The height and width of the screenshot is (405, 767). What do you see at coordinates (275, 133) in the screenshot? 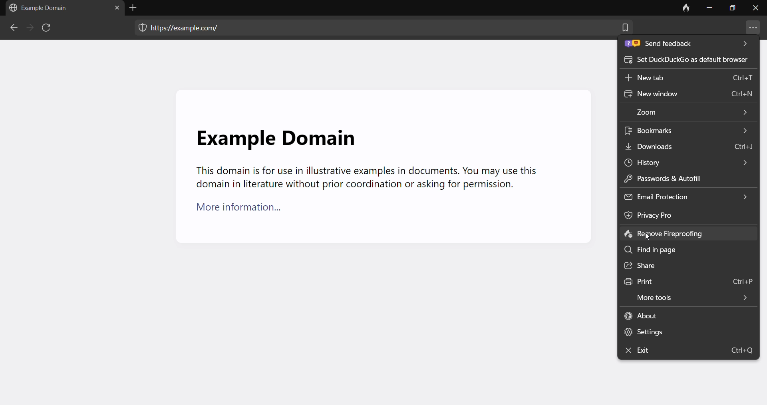
I see `Example Domain` at bounding box center [275, 133].